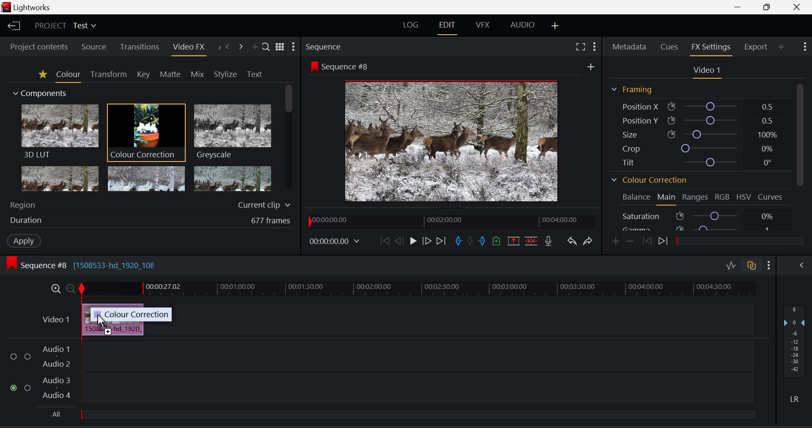 This screenshot has height=428, width=812. What do you see at coordinates (231, 133) in the screenshot?
I see `Greyscale` at bounding box center [231, 133].